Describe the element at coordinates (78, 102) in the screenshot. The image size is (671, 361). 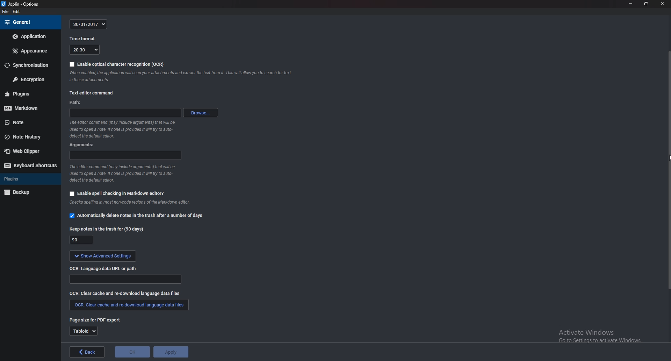
I see `path` at that location.